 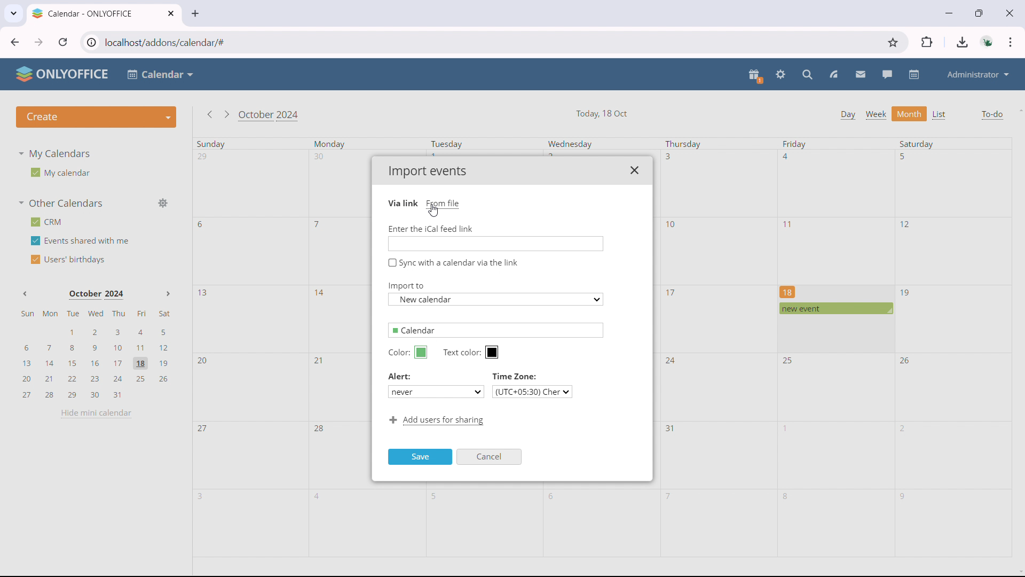 I want to click on Color:, so click(x=411, y=352).